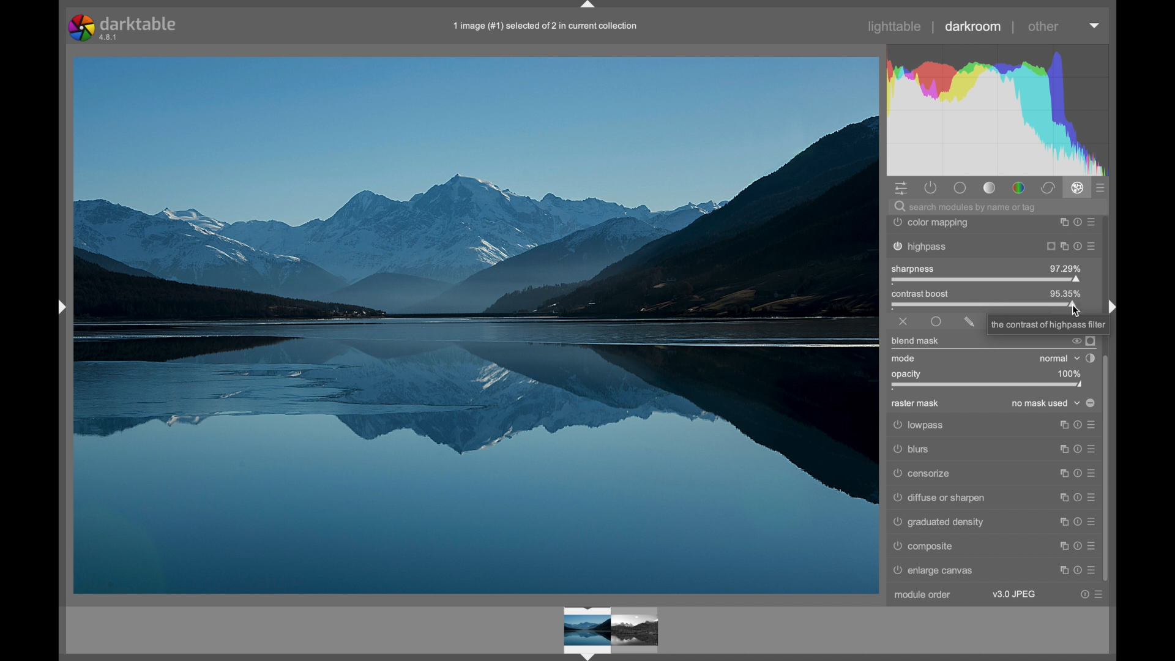 This screenshot has height=661, width=1175. Describe the element at coordinates (903, 189) in the screenshot. I see `quick access panel` at that location.